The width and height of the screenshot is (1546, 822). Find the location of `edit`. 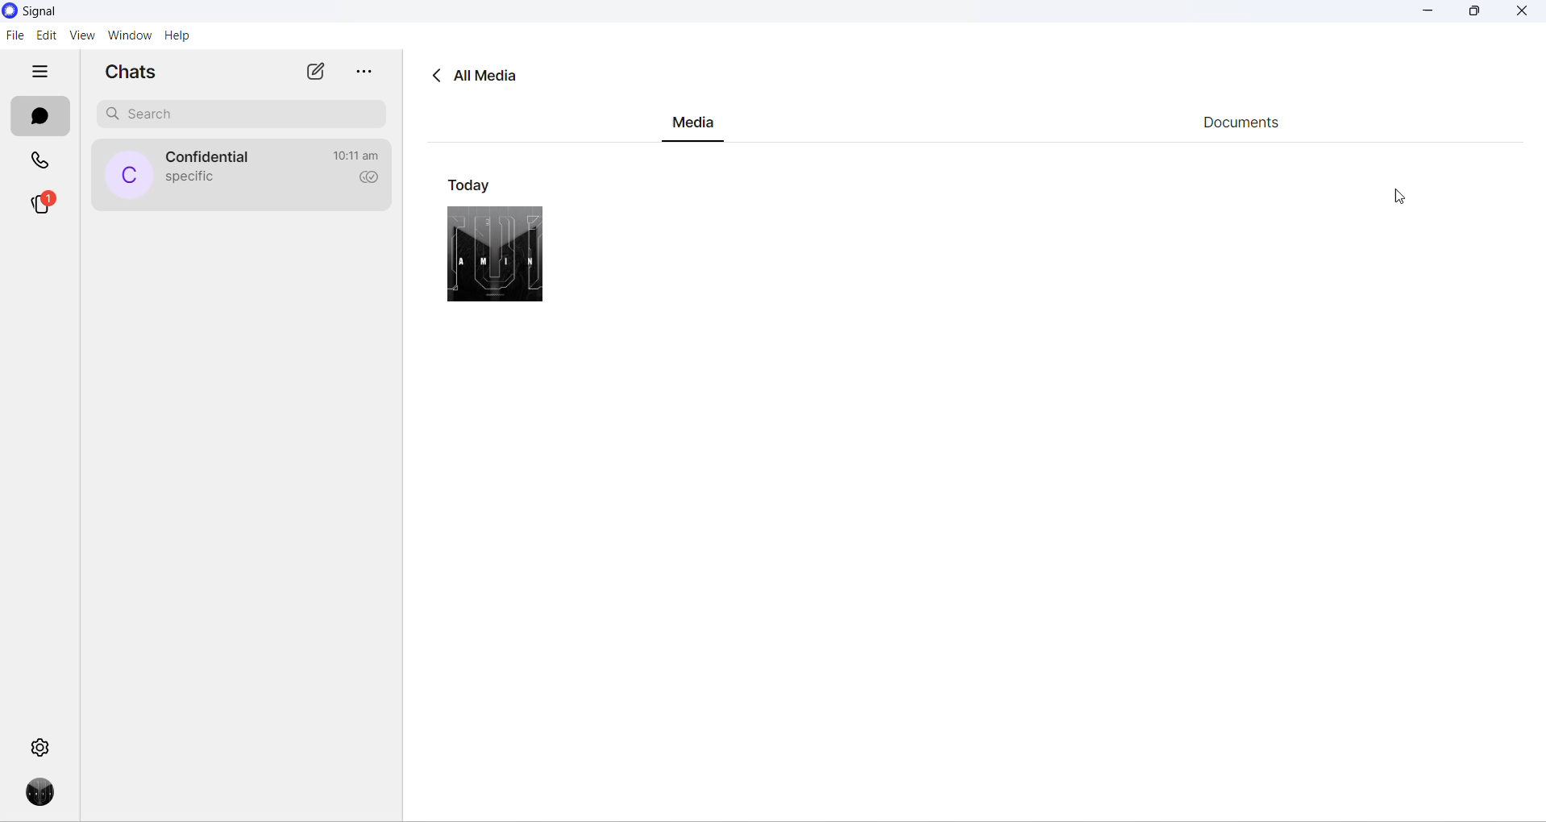

edit is located at coordinates (46, 35).